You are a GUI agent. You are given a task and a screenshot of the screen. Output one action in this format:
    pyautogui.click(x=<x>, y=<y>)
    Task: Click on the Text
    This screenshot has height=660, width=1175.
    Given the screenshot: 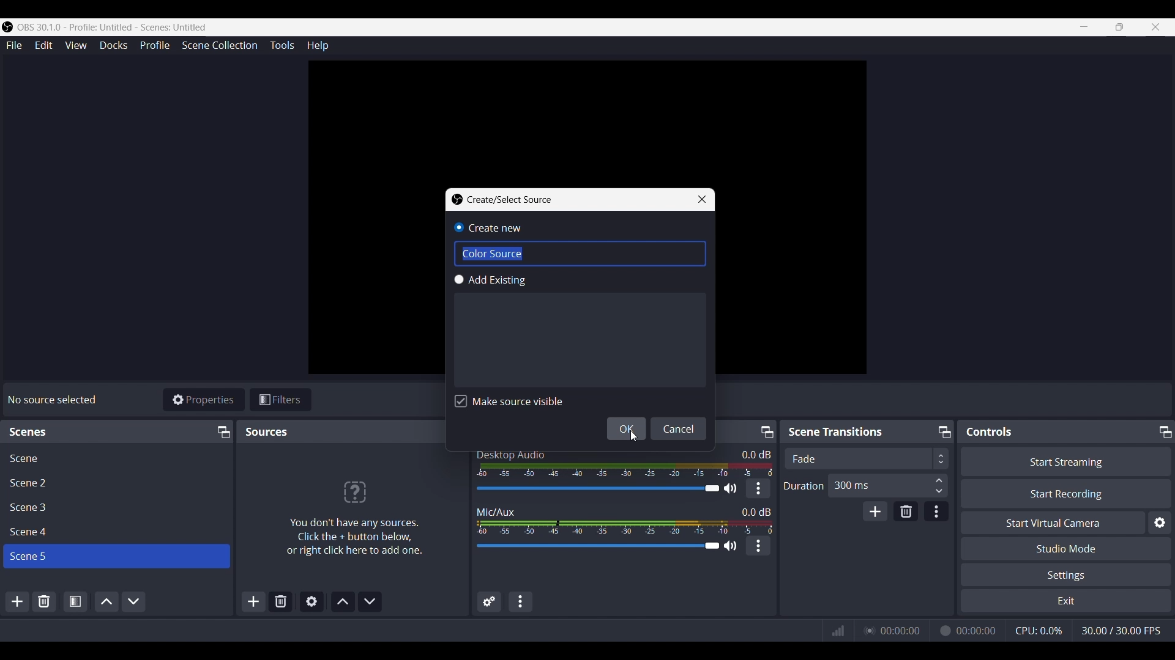 What is the action you would take?
    pyautogui.click(x=353, y=513)
    